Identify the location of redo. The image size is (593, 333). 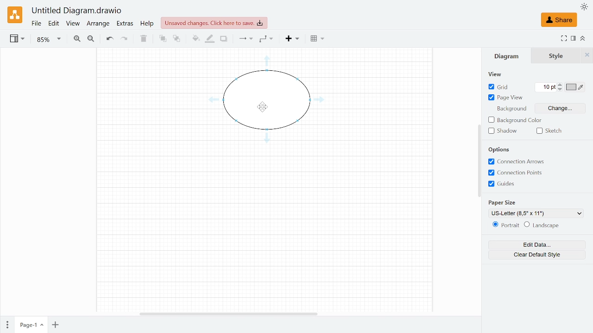
(125, 40).